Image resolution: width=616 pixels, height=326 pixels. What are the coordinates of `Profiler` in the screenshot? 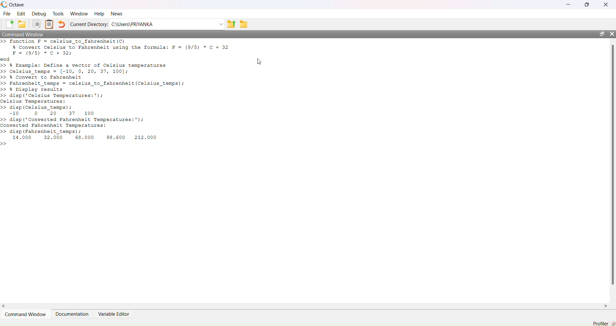 It's located at (601, 323).